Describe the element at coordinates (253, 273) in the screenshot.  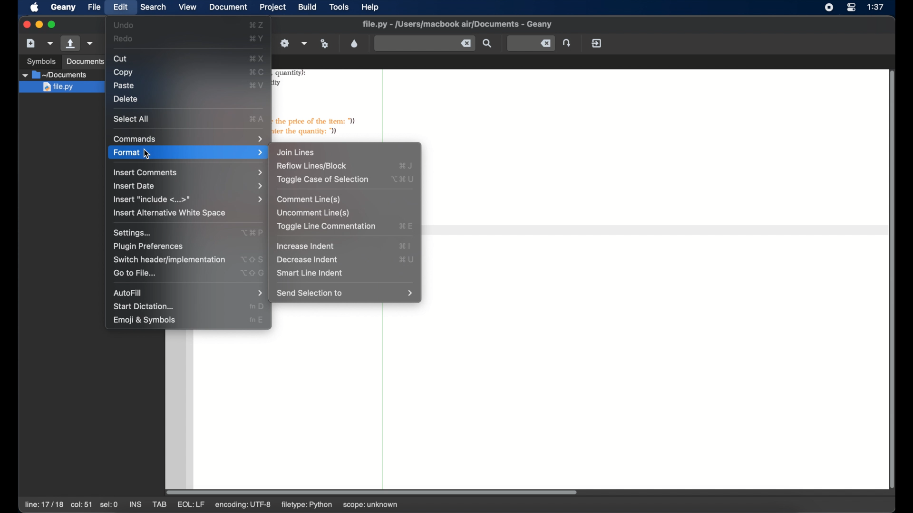
I see `go to file shortcut` at that location.